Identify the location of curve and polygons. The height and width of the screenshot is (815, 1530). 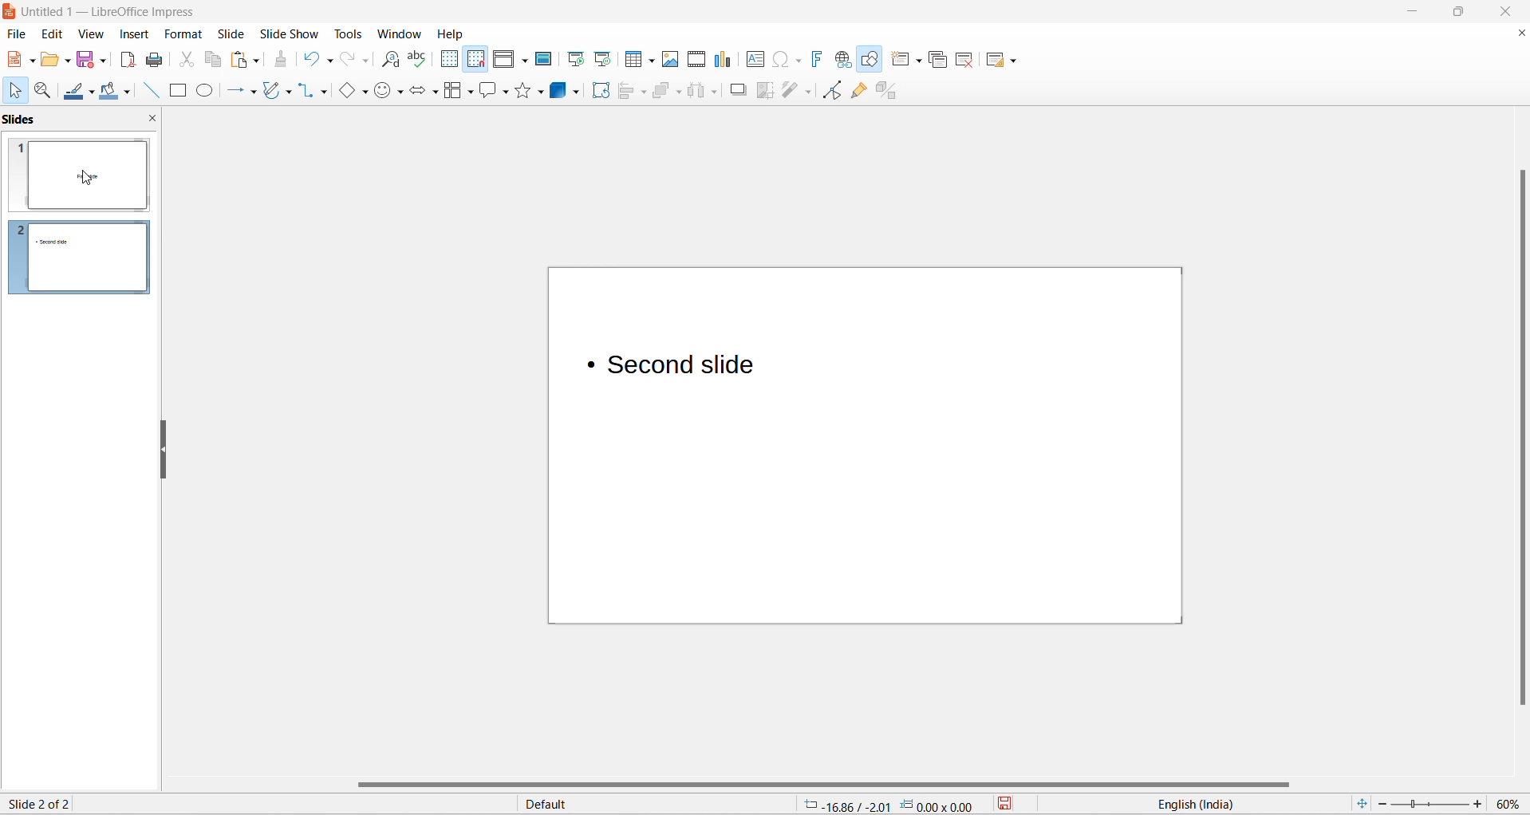
(272, 93).